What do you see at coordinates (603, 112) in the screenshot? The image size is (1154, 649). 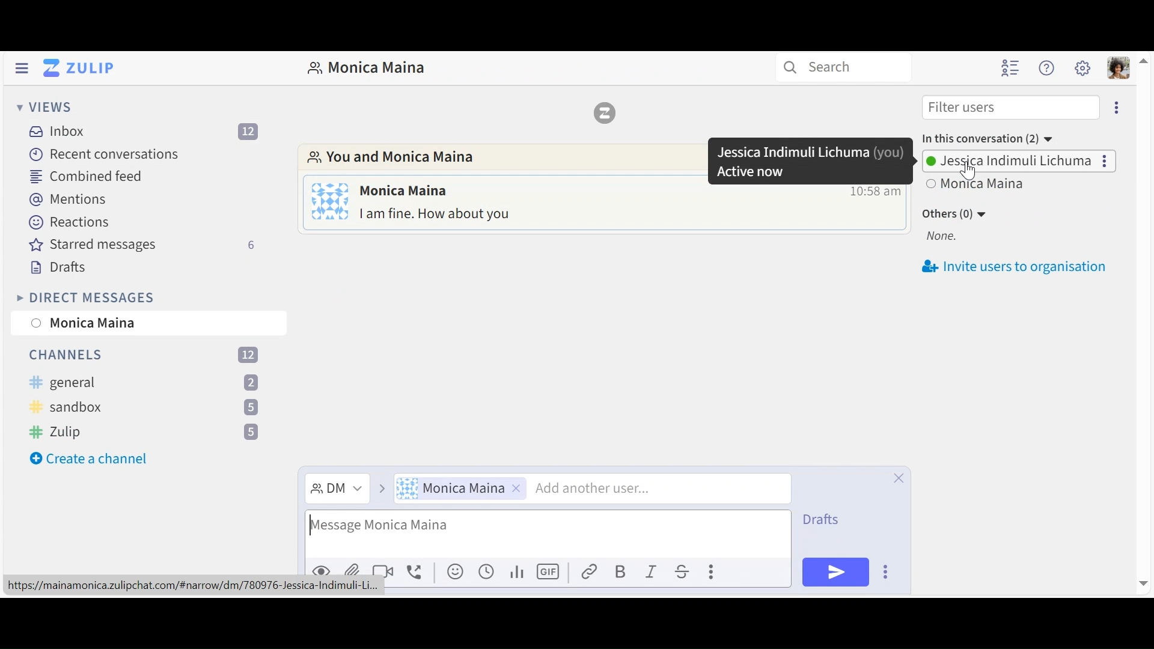 I see `Zulip` at bounding box center [603, 112].